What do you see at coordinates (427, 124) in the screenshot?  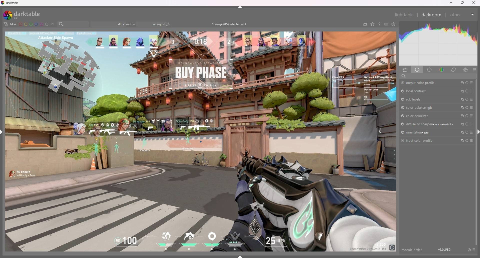 I see `diffuse or sharpen` at bounding box center [427, 124].